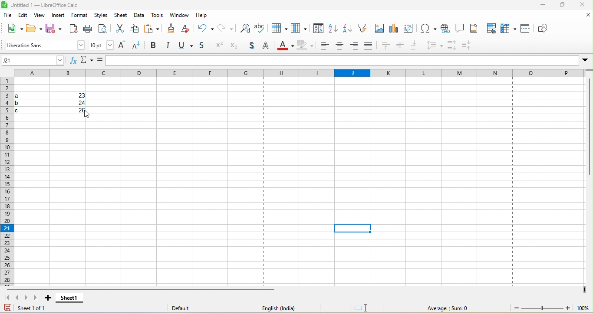  What do you see at coordinates (468, 46) in the screenshot?
I see `decrease paragraph spacing` at bounding box center [468, 46].